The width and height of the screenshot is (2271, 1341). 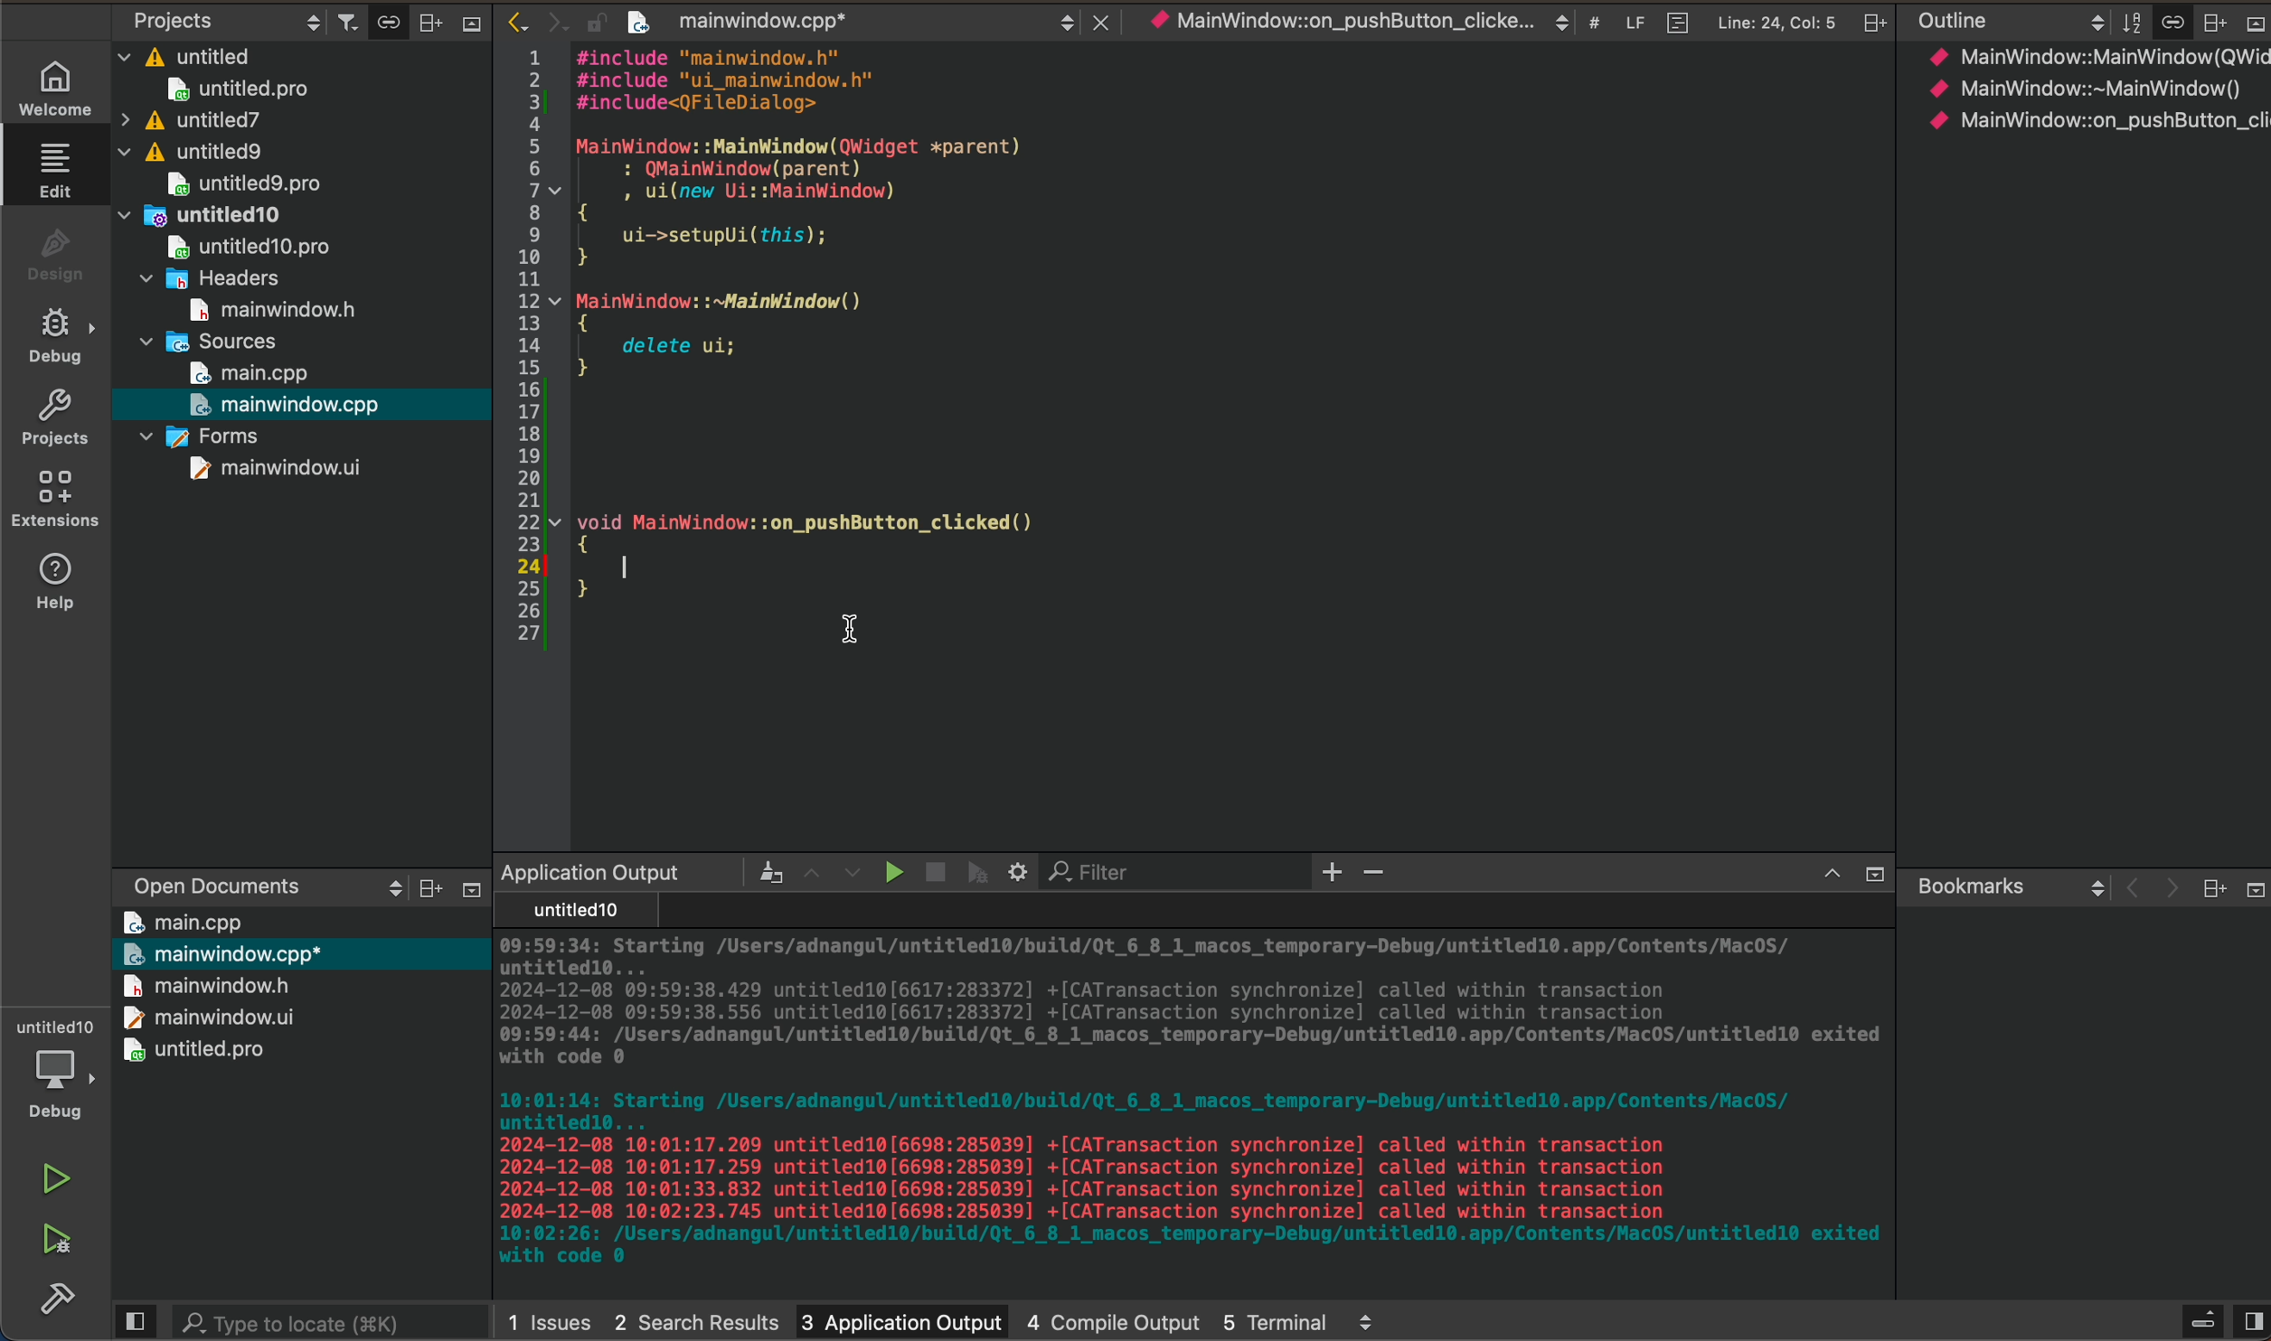 What do you see at coordinates (53, 337) in the screenshot?
I see `debug` at bounding box center [53, 337].